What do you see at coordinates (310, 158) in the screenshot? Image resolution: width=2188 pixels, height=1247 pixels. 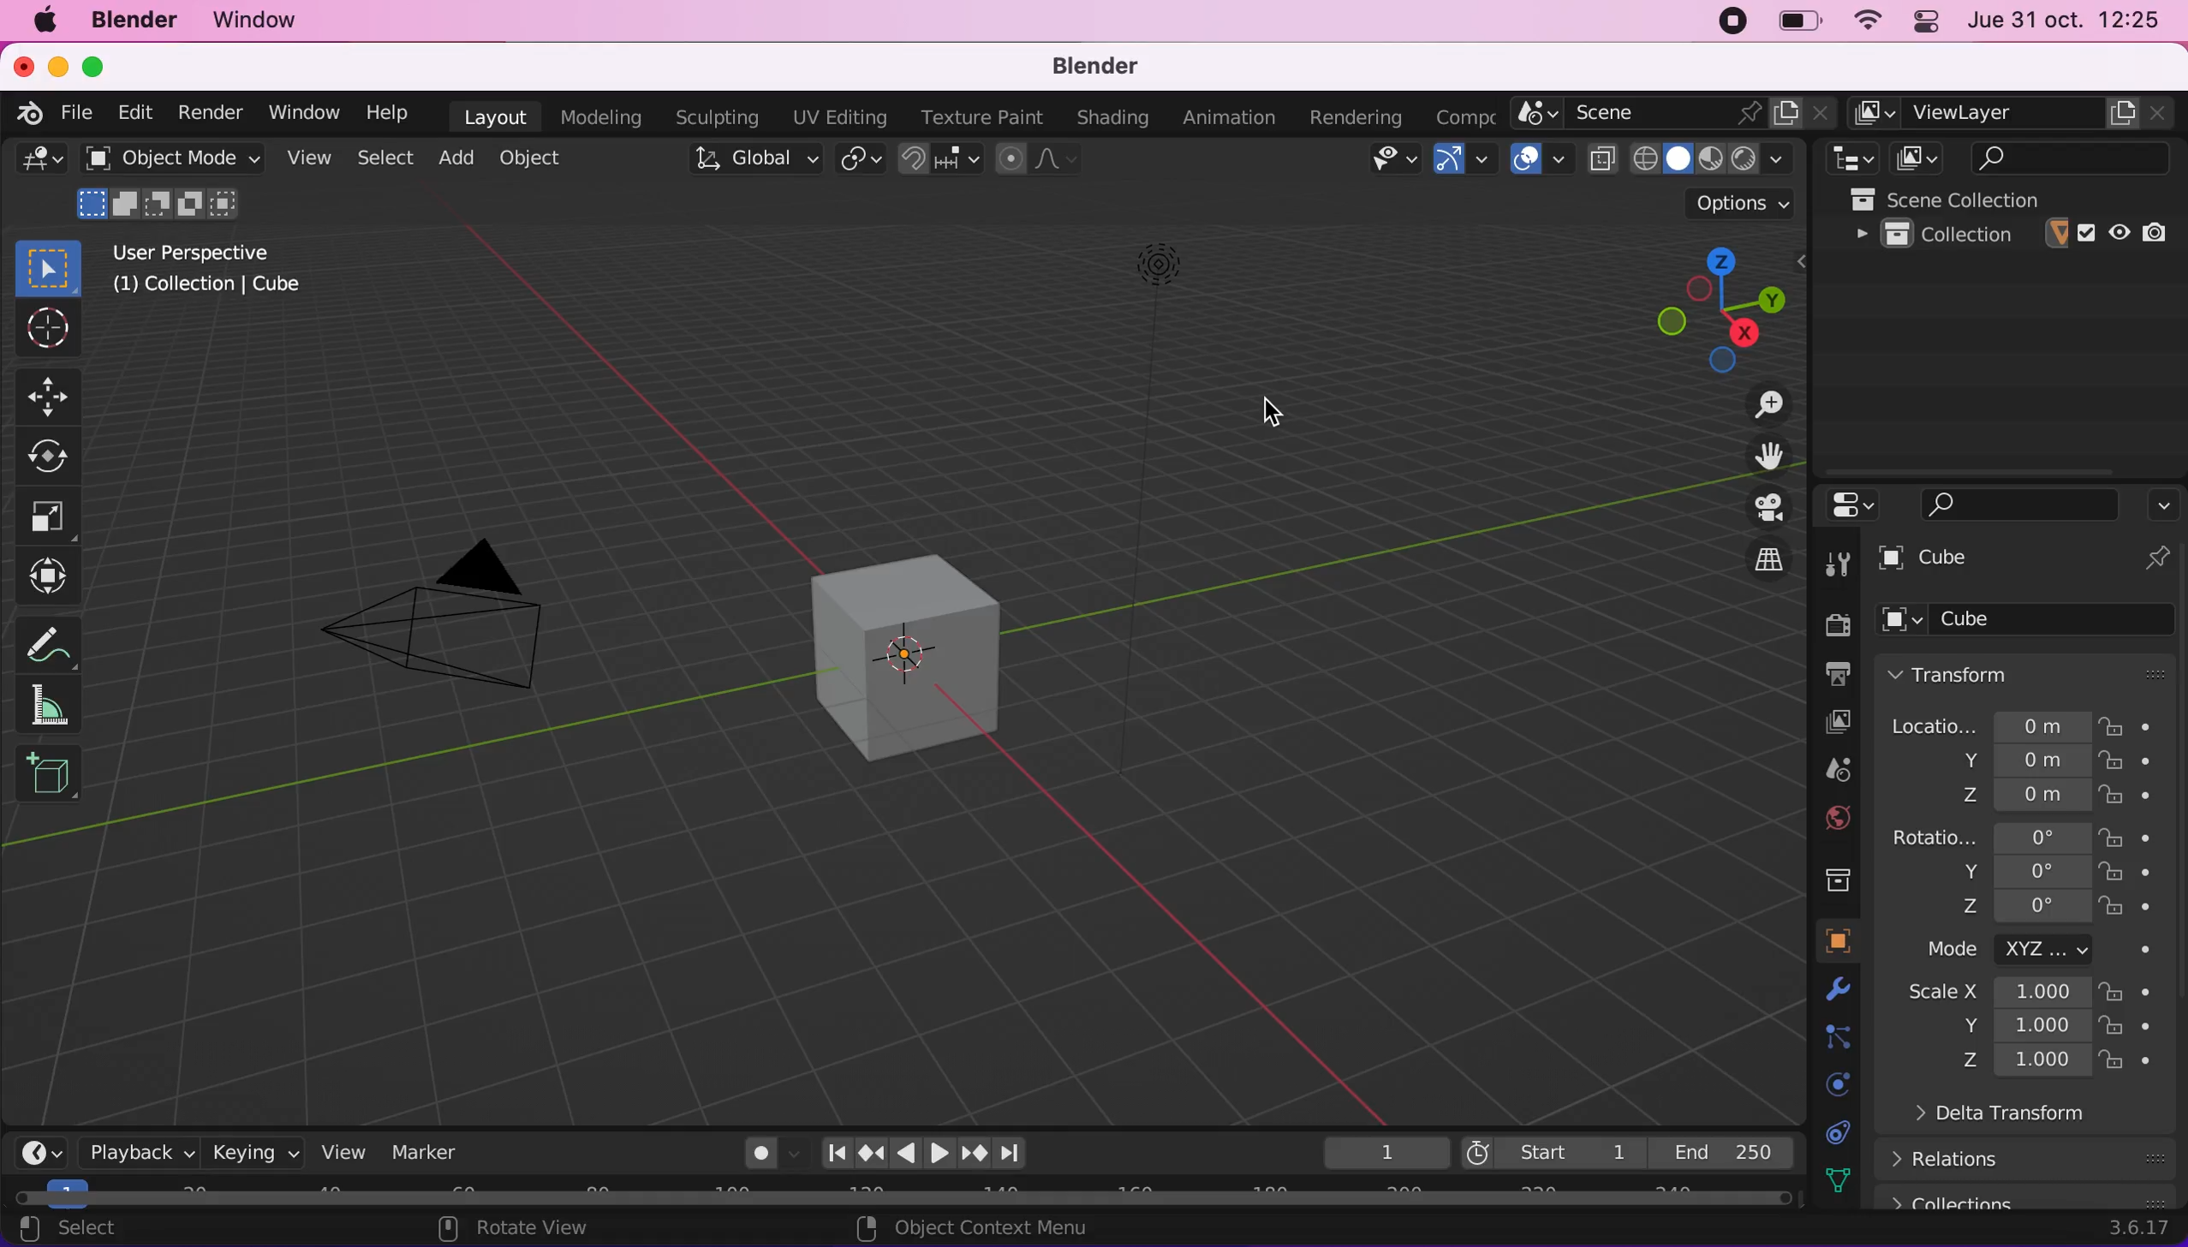 I see `view` at bounding box center [310, 158].